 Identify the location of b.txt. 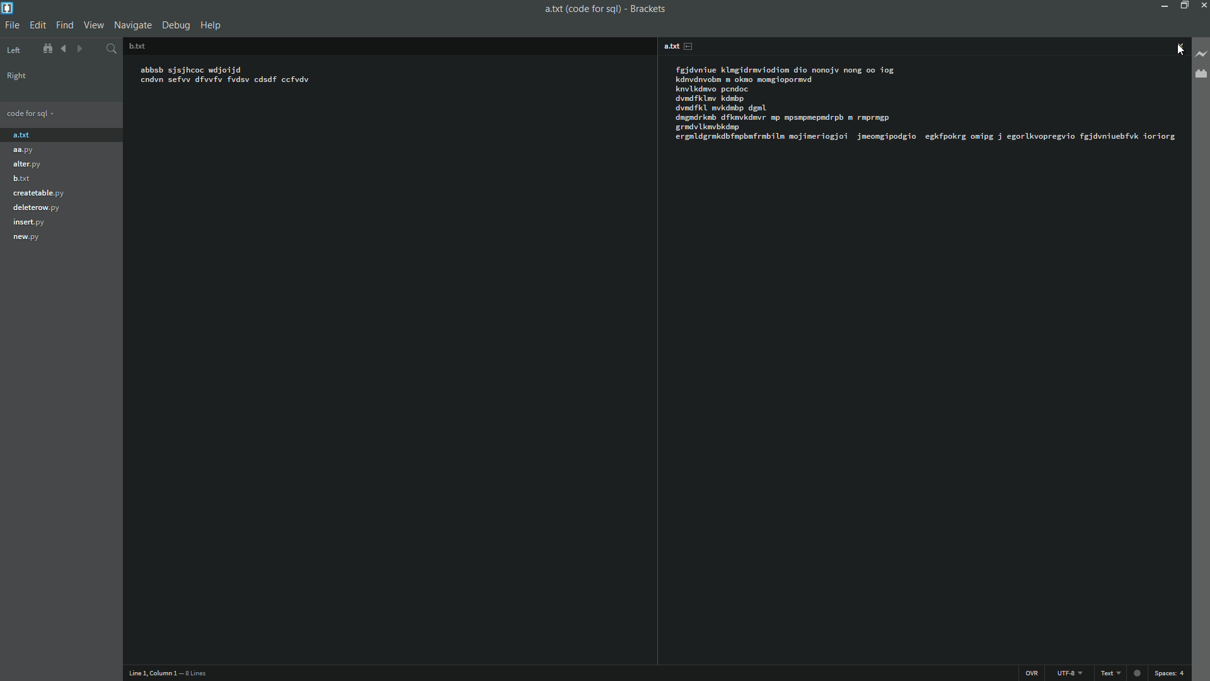
(21, 178).